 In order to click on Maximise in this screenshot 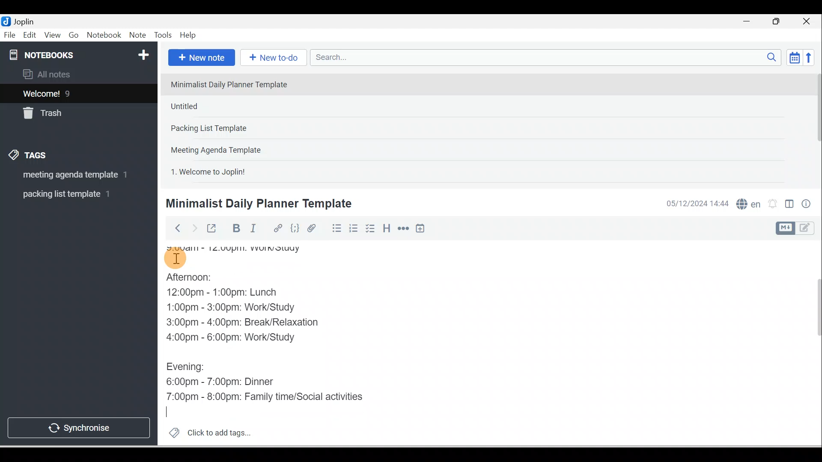, I will do `click(779, 22)`.